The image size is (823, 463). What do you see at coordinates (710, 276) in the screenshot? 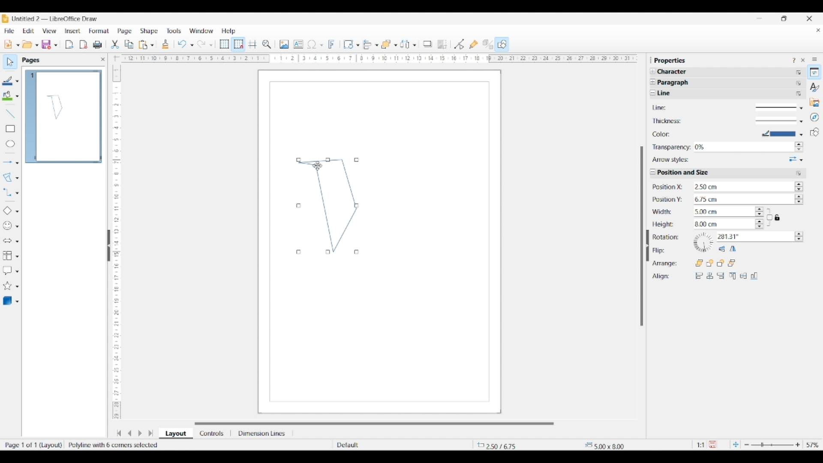
I see `Align centered` at bounding box center [710, 276].